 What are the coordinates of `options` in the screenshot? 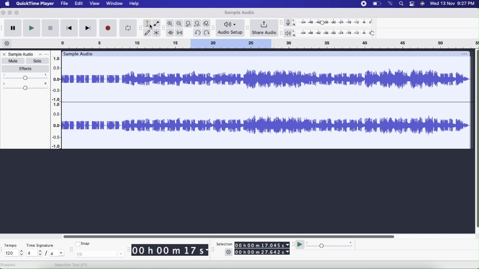 It's located at (464, 53).